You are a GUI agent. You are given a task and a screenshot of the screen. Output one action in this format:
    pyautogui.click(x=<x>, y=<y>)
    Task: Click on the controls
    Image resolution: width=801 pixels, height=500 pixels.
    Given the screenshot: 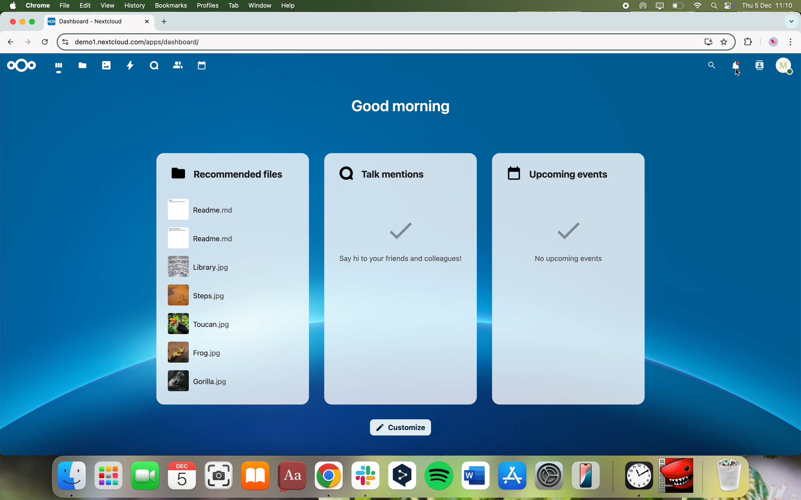 What is the action you would take?
    pyautogui.click(x=730, y=6)
    